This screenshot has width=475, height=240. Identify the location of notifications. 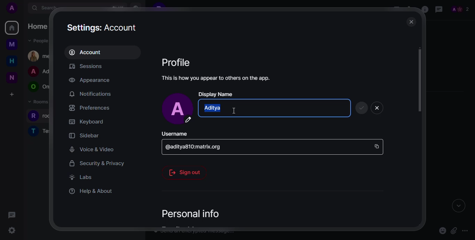
(91, 93).